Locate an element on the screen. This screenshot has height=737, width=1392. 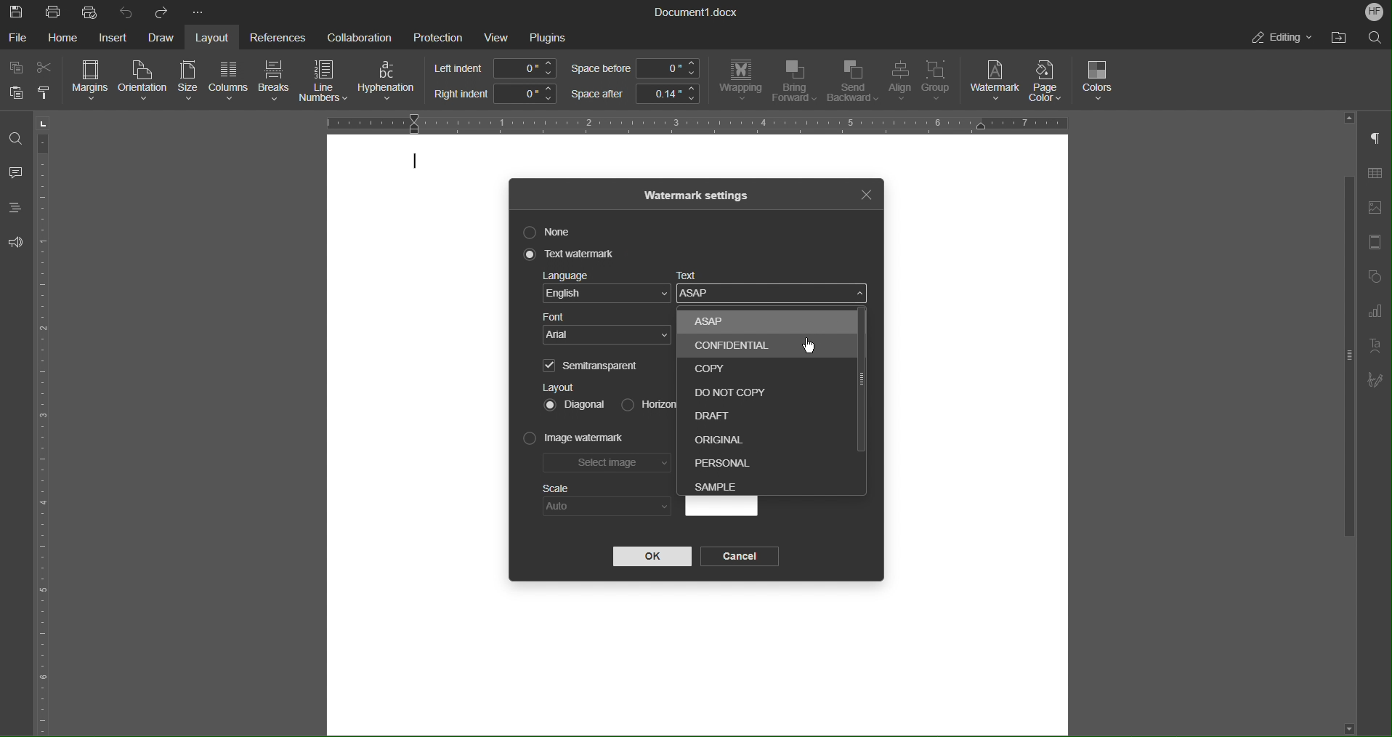
Breaks is located at coordinates (275, 82).